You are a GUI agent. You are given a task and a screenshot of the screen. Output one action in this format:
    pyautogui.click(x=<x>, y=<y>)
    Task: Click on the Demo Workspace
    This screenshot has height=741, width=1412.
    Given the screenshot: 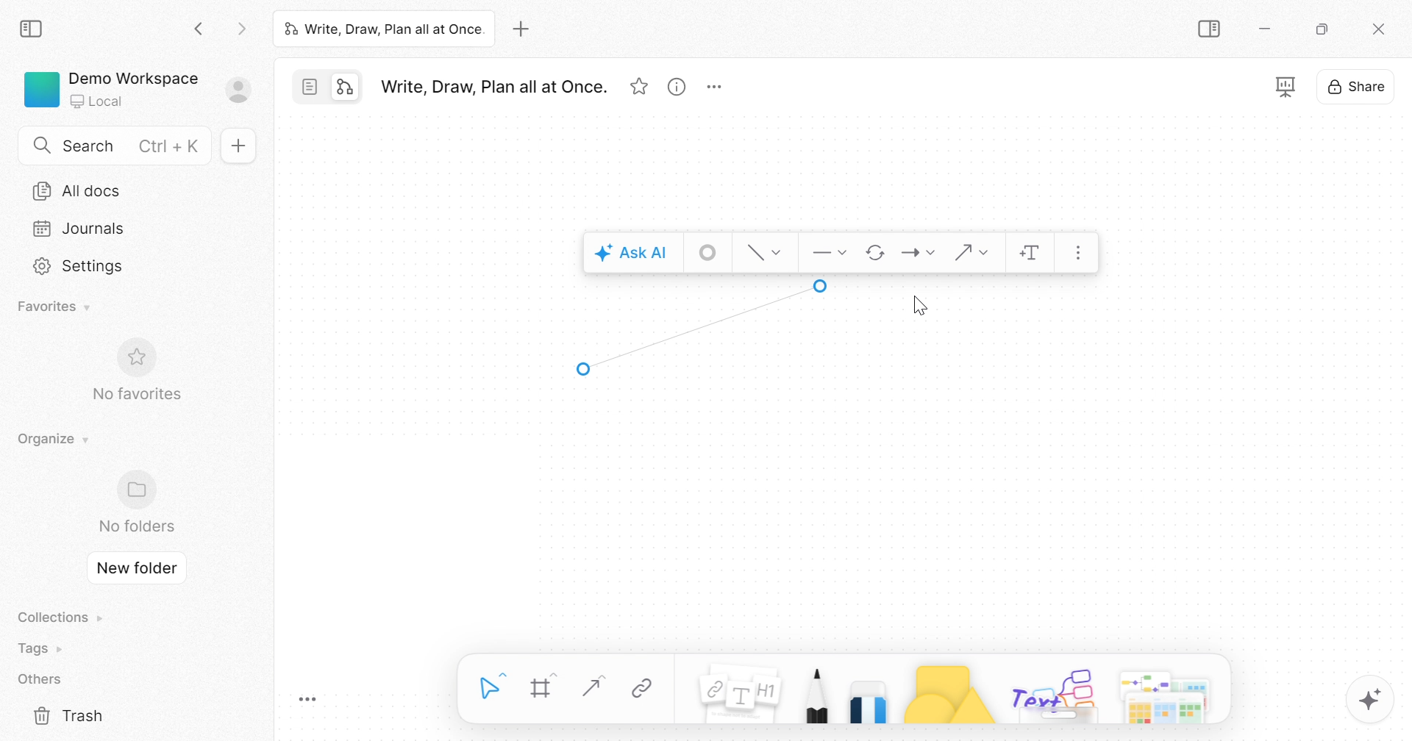 What is the action you would take?
    pyautogui.click(x=132, y=76)
    